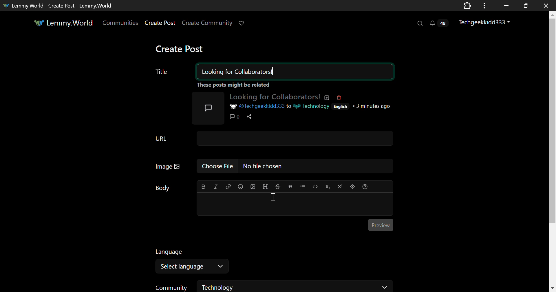  I want to click on Looking for Collaborators, so click(279, 96).